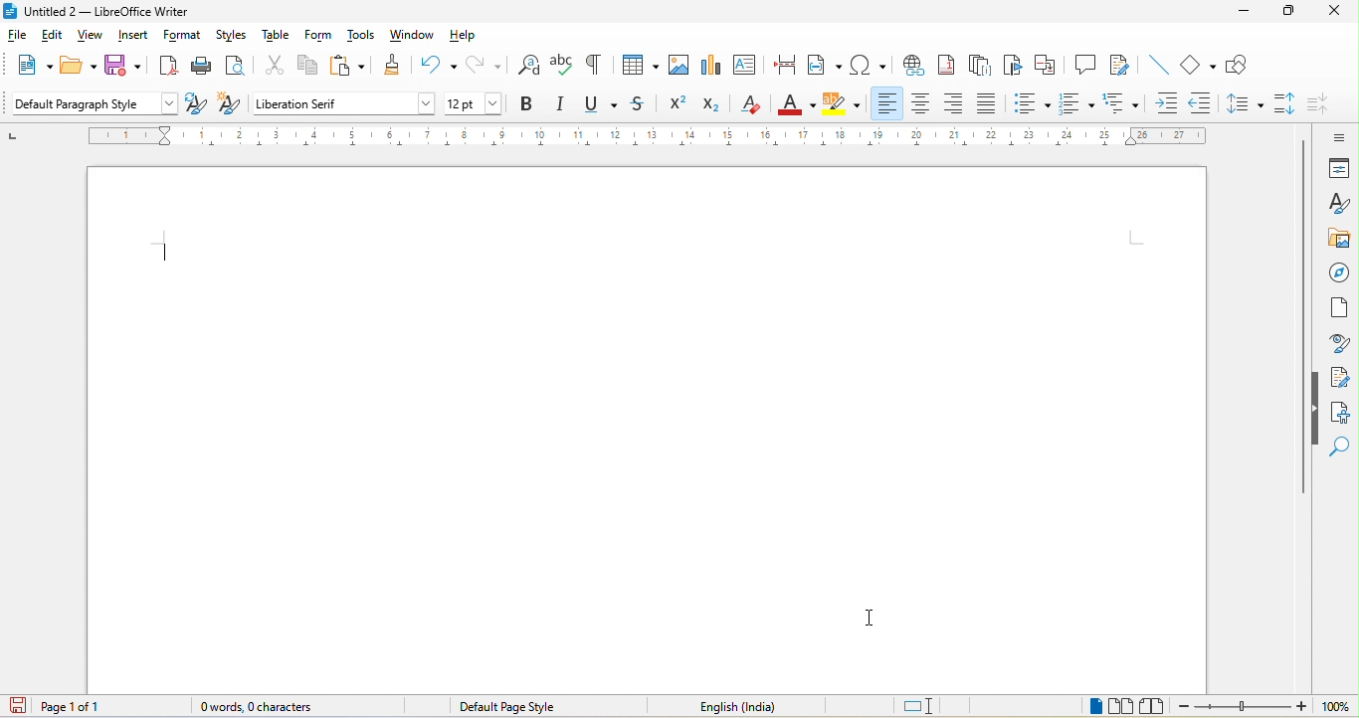 This screenshot has width=1359, height=718. What do you see at coordinates (468, 36) in the screenshot?
I see `help` at bounding box center [468, 36].